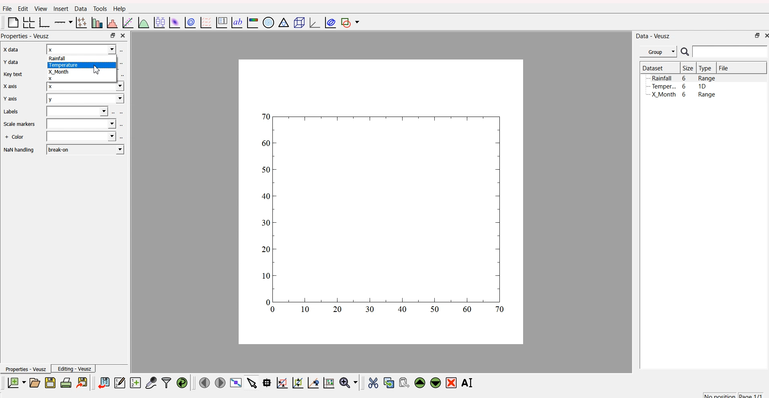  What do you see at coordinates (205, 23) in the screenshot?
I see `plot a vector field` at bounding box center [205, 23].